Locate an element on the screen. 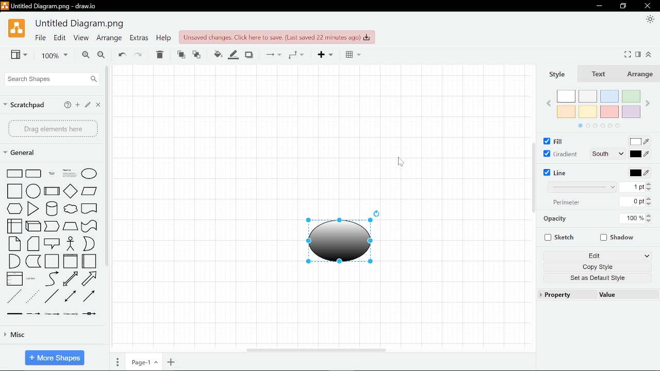 This screenshot has height=371, width=660. Property is located at coordinates (566, 295).